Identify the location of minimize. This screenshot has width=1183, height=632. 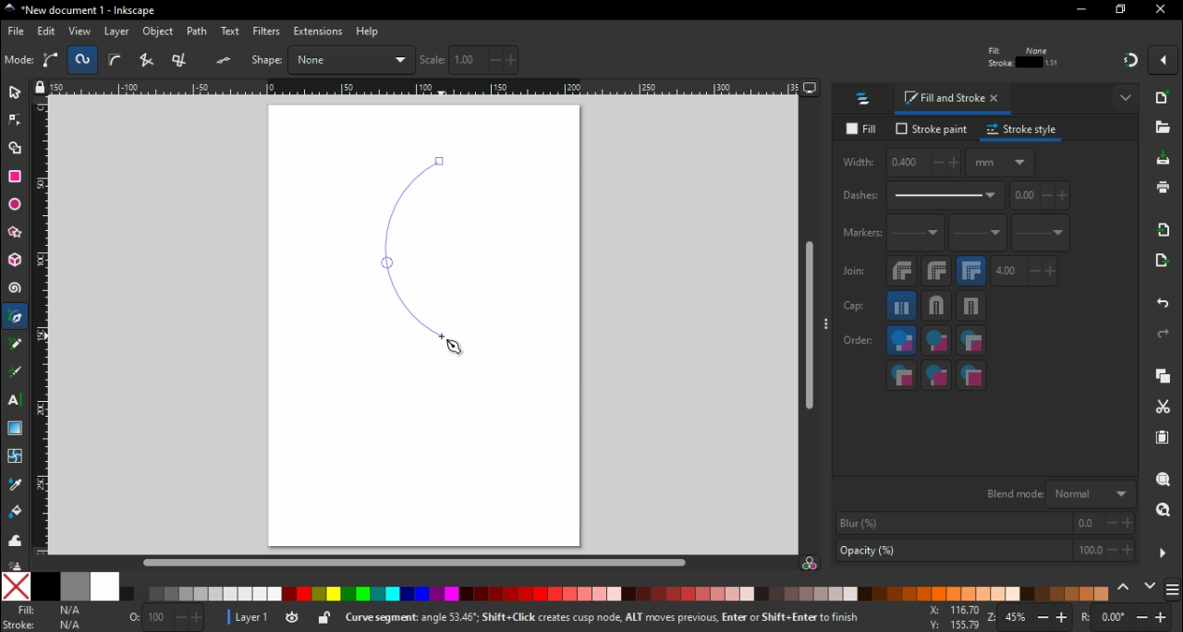
(1080, 10).